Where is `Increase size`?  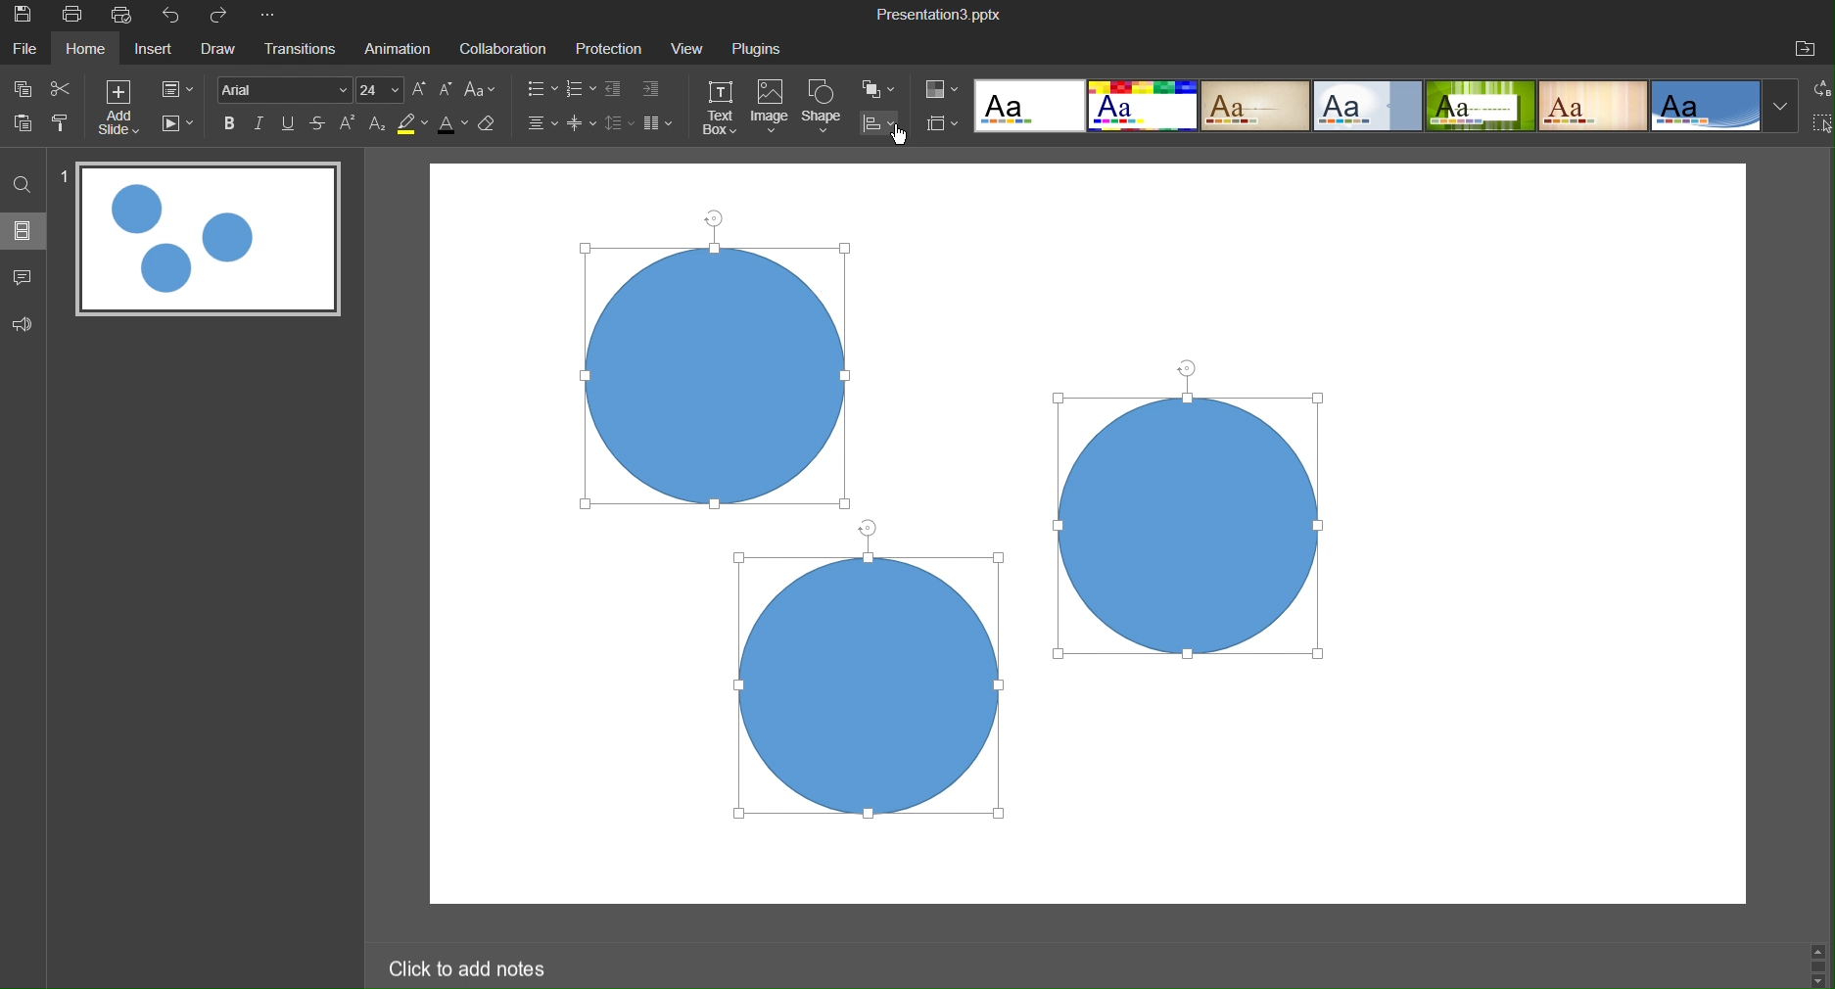
Increase size is located at coordinates (420, 89).